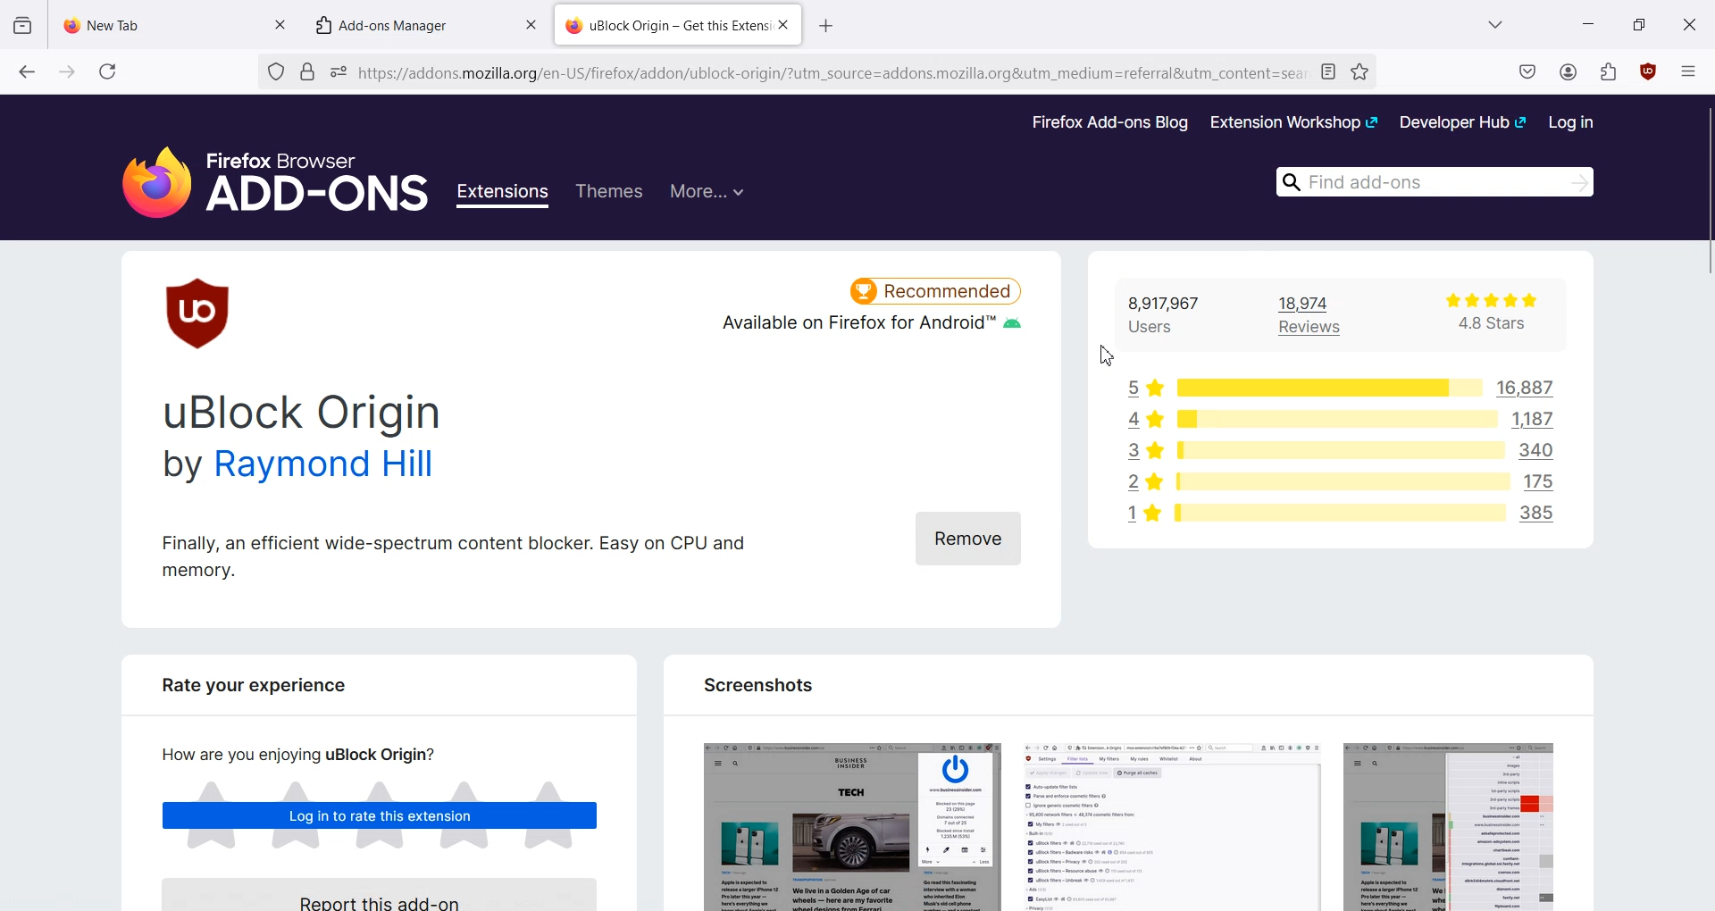 The height and width of the screenshot is (911, 1715). I want to click on Close Tab, so click(783, 26).